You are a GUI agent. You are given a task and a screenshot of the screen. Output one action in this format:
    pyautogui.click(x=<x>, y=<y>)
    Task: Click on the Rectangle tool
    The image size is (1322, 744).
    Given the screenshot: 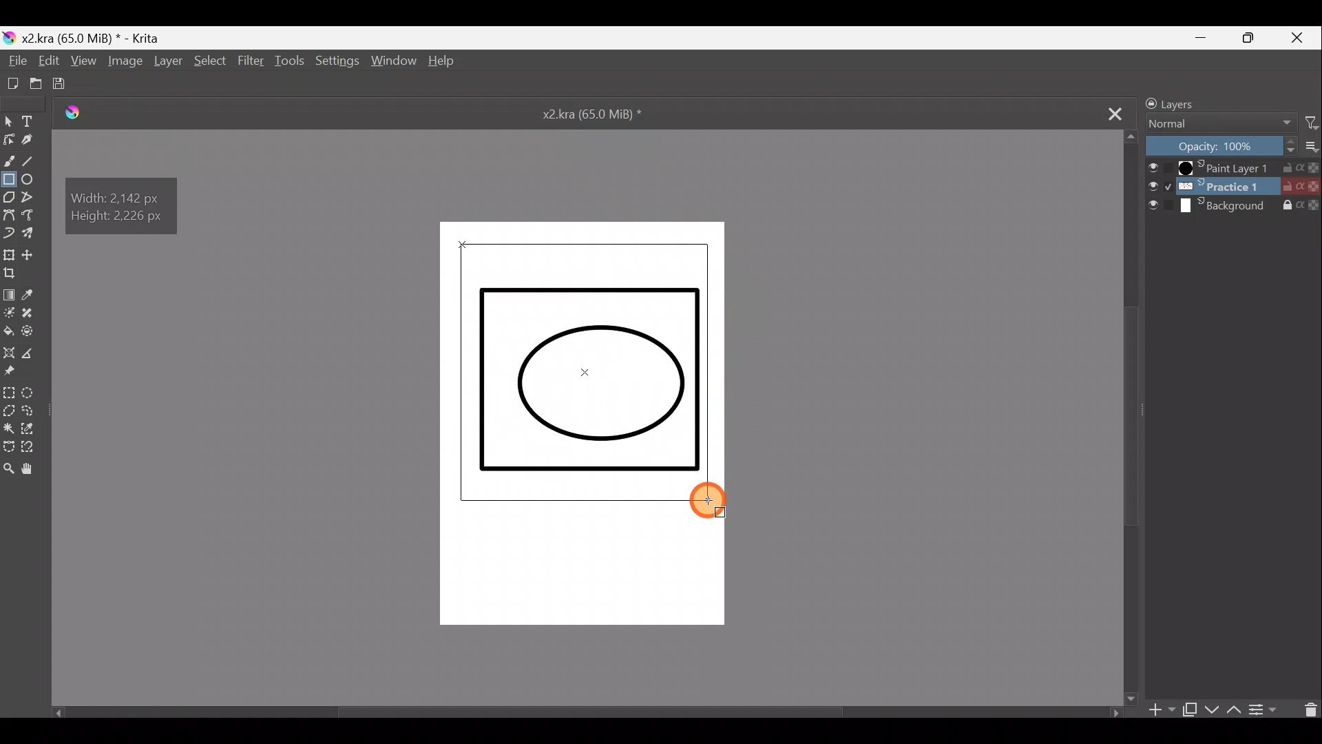 What is the action you would take?
    pyautogui.click(x=9, y=182)
    